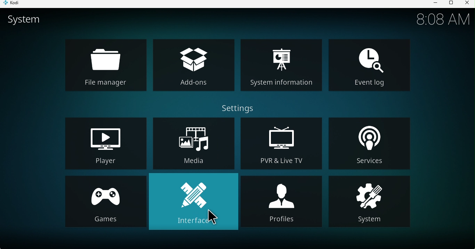 Image resolution: width=475 pixels, height=249 pixels. What do you see at coordinates (104, 145) in the screenshot?
I see `Player` at bounding box center [104, 145].